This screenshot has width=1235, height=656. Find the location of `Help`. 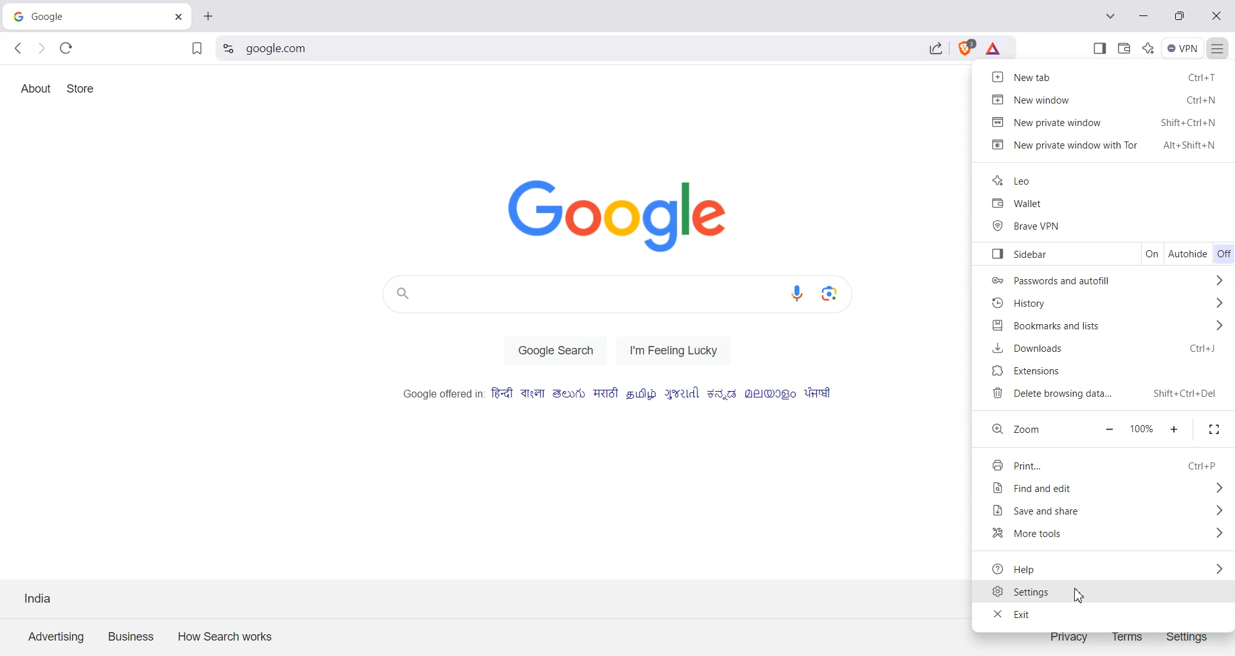

Help is located at coordinates (1106, 568).